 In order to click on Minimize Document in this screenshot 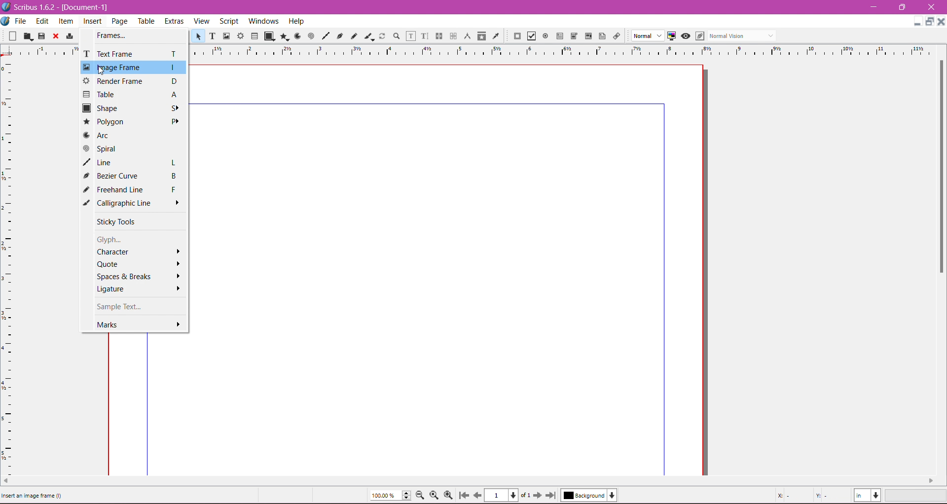, I will do `click(930, 22)`.